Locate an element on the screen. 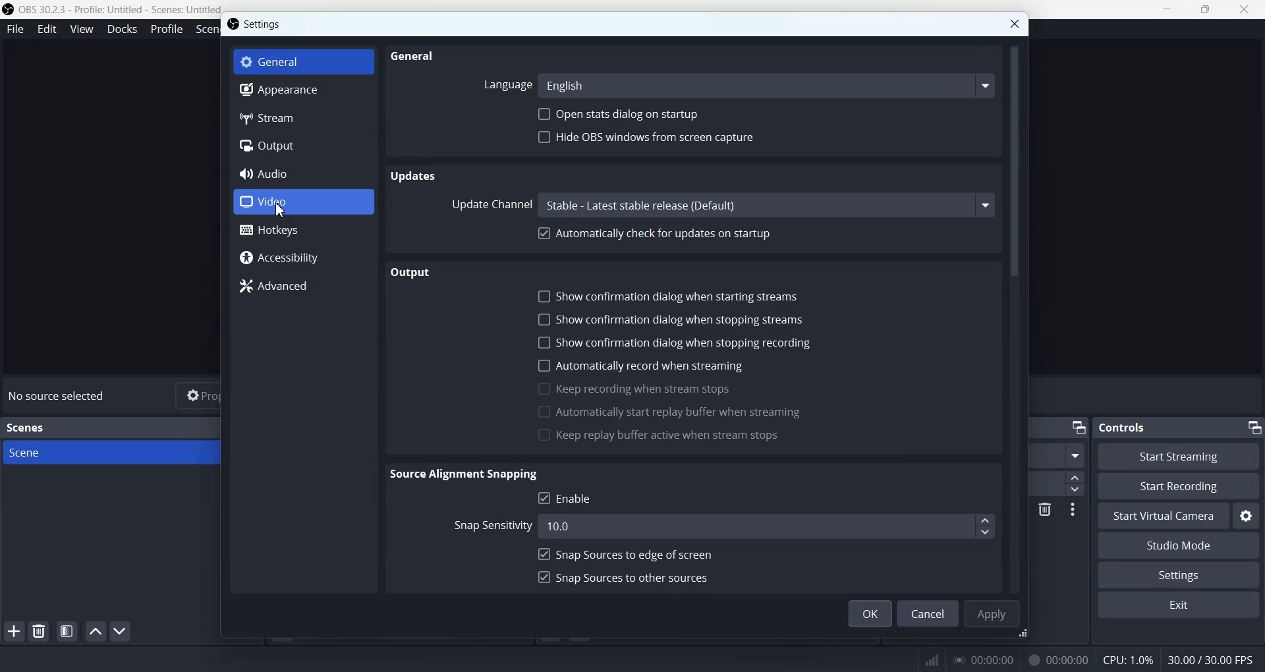  Move scene Down is located at coordinates (121, 631).